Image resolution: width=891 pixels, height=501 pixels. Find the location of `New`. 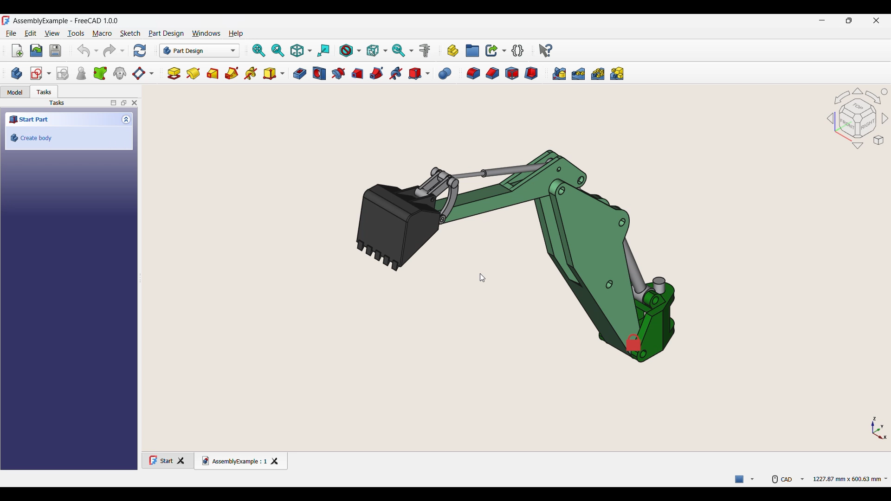

New is located at coordinates (18, 51).